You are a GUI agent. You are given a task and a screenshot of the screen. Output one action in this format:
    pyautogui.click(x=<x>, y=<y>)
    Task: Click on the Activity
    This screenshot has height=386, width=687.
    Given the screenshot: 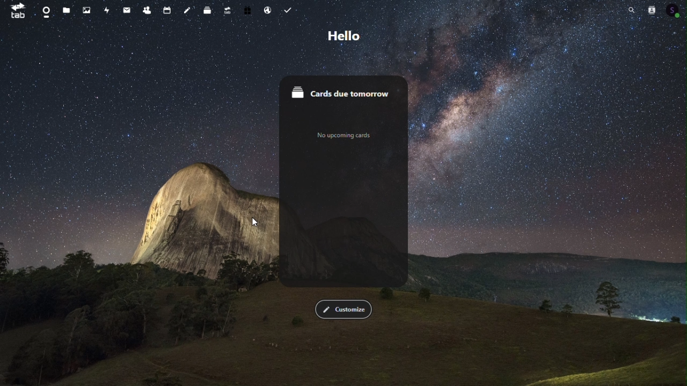 What is the action you would take?
    pyautogui.click(x=106, y=10)
    